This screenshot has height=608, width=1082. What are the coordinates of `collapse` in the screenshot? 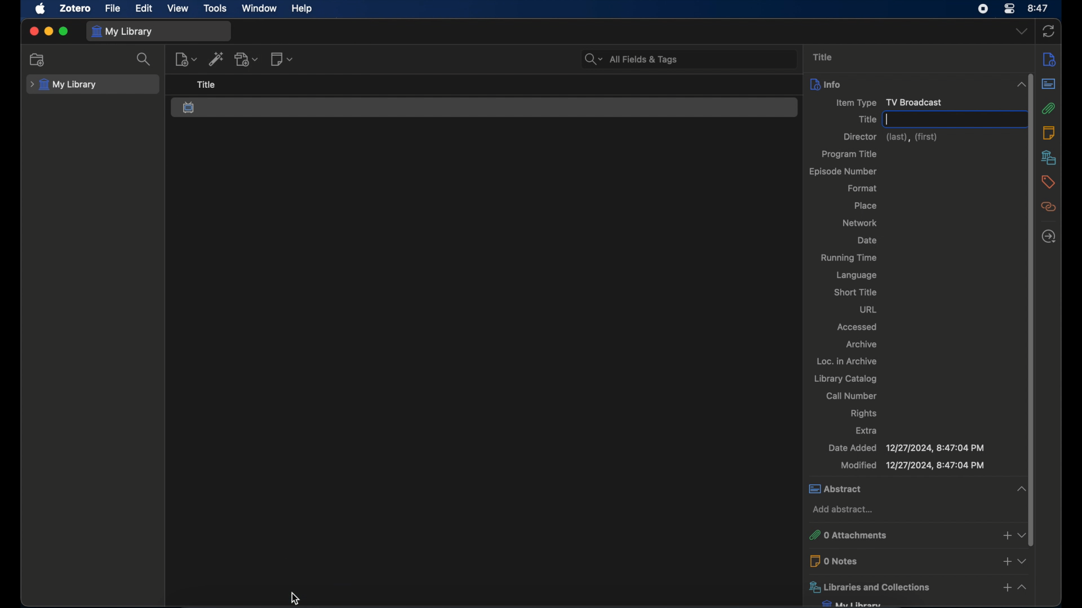 It's located at (1022, 489).